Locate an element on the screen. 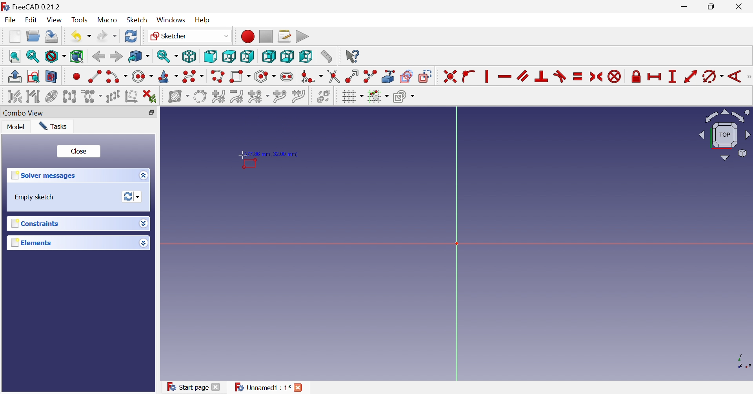 This screenshot has height=394, width=753. Right is located at coordinates (246, 56).